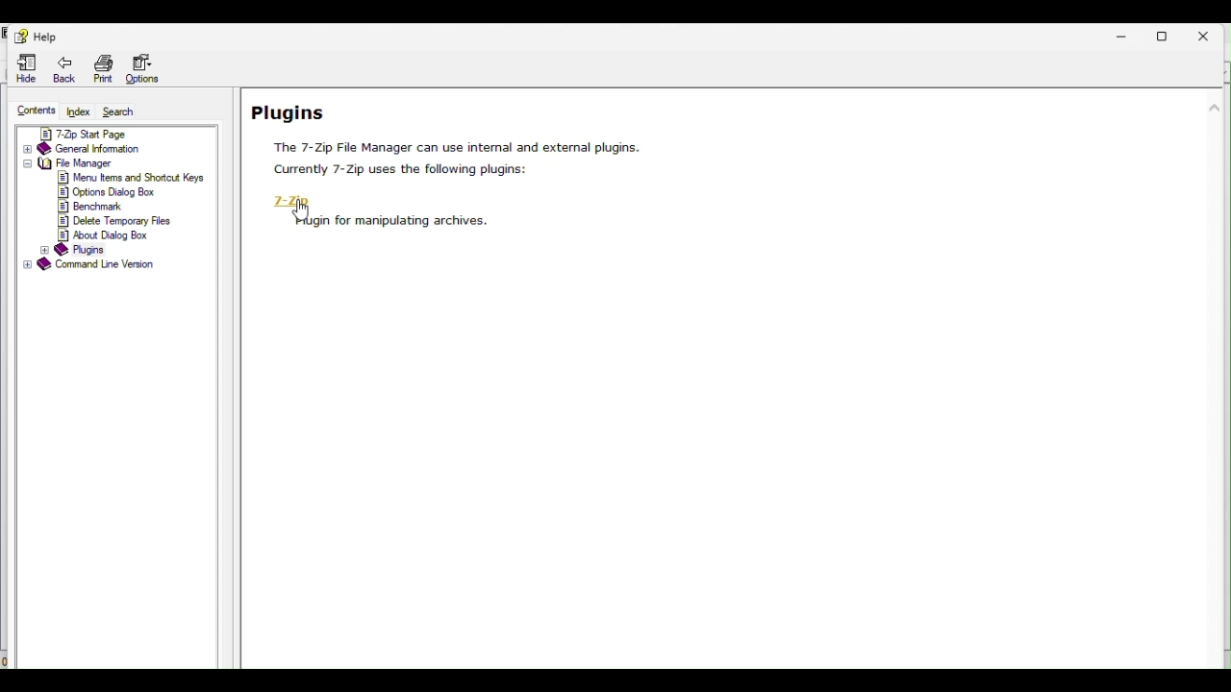 Image resolution: width=1231 pixels, height=692 pixels. I want to click on Back, so click(67, 71).